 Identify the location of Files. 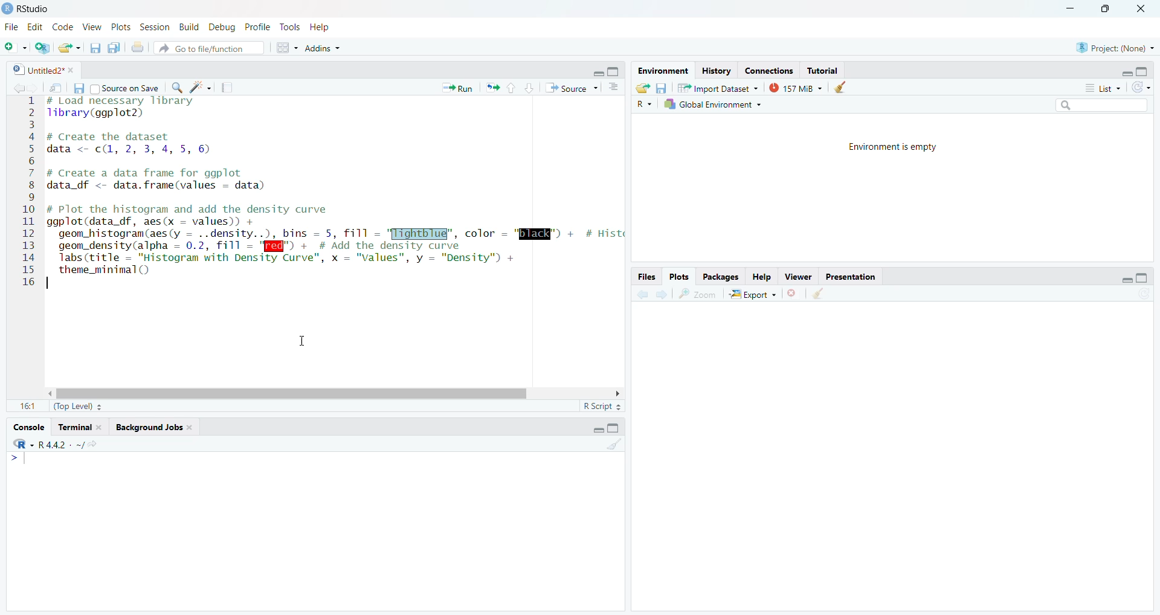
(646, 277).